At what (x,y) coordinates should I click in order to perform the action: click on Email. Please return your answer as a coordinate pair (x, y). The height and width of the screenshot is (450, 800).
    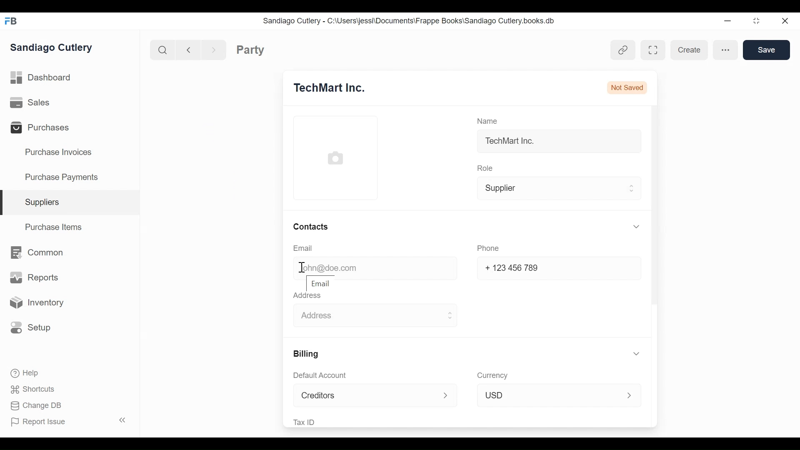
    Looking at the image, I should click on (303, 248).